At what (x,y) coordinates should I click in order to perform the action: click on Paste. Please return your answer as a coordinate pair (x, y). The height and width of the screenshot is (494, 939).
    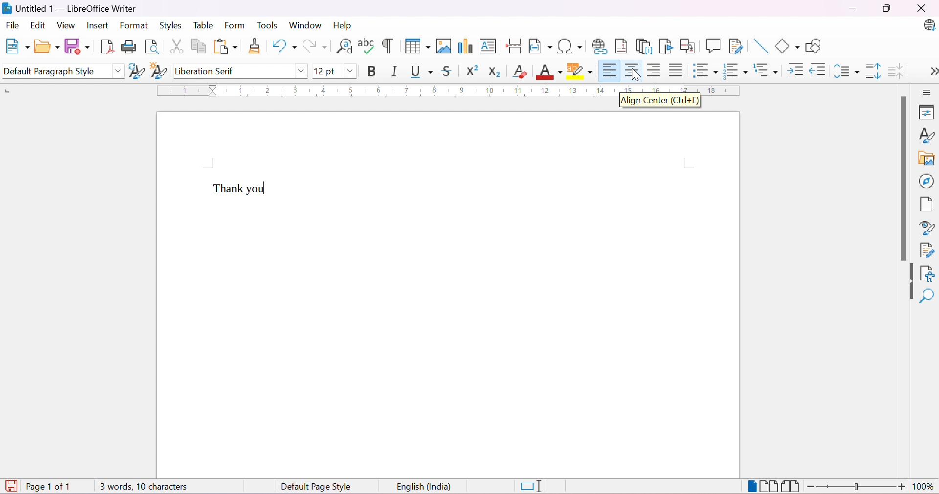
    Looking at the image, I should click on (224, 46).